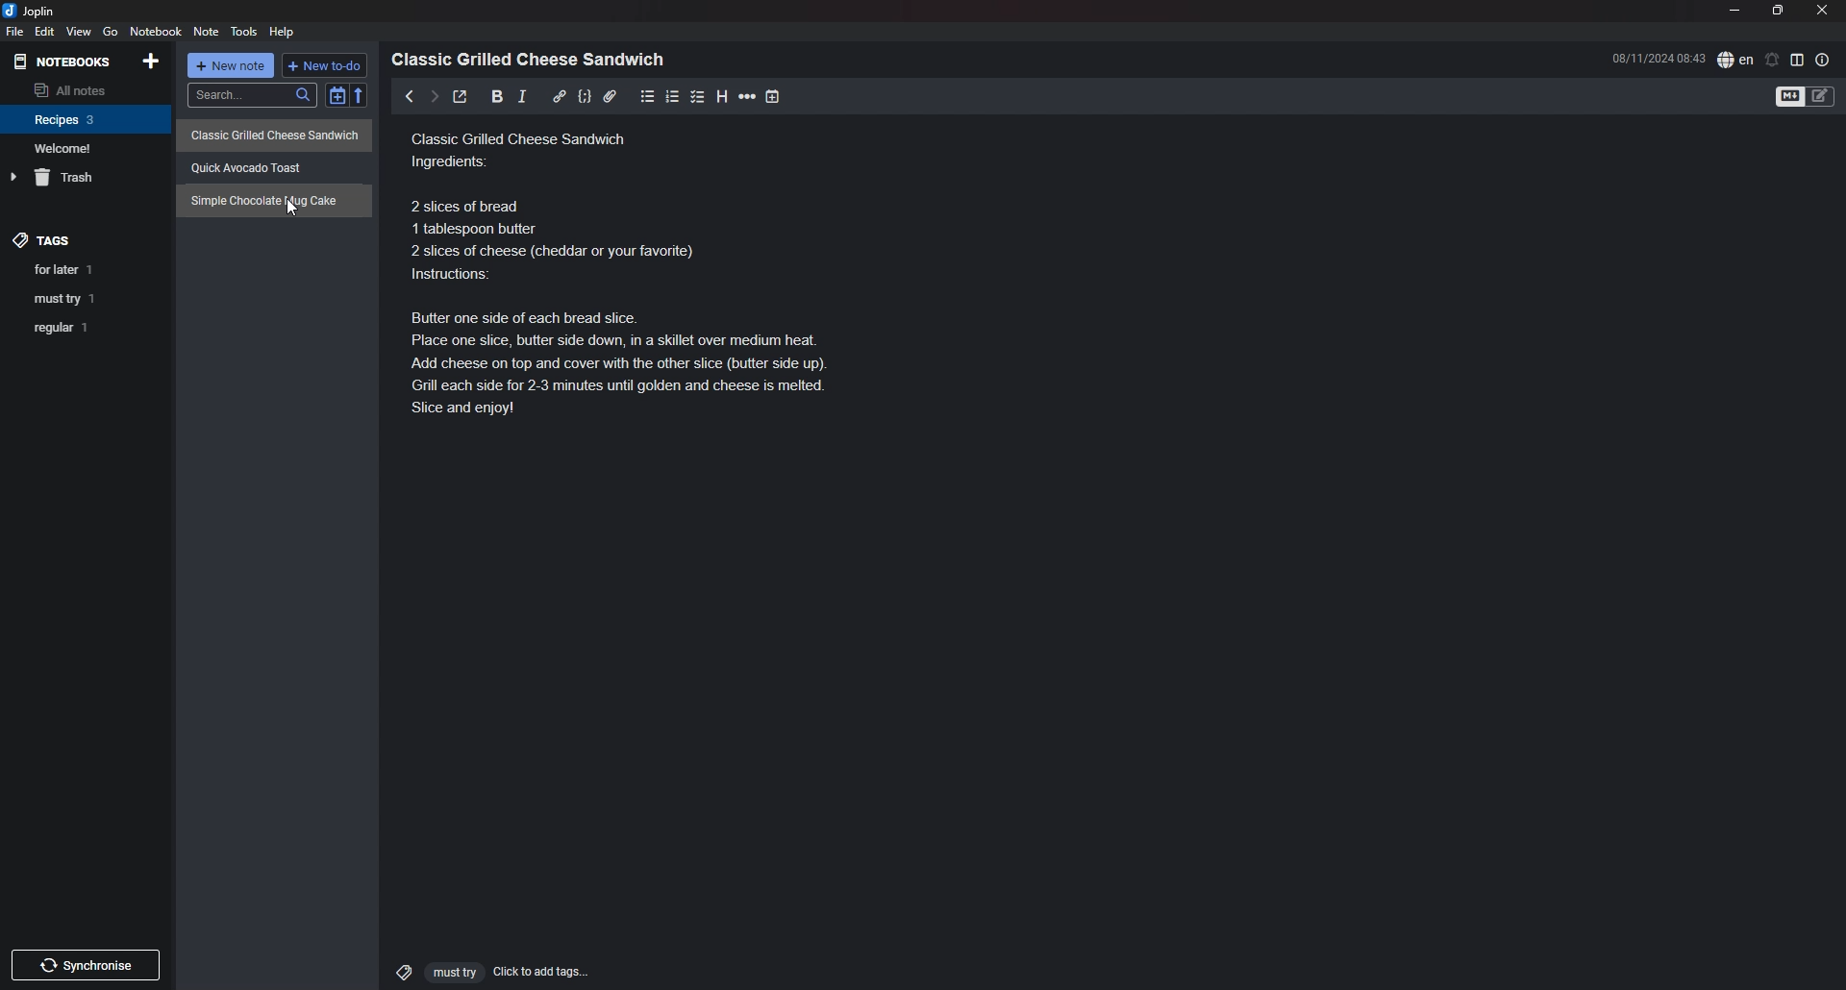  What do you see at coordinates (362, 96) in the screenshot?
I see `reverse sort order` at bounding box center [362, 96].